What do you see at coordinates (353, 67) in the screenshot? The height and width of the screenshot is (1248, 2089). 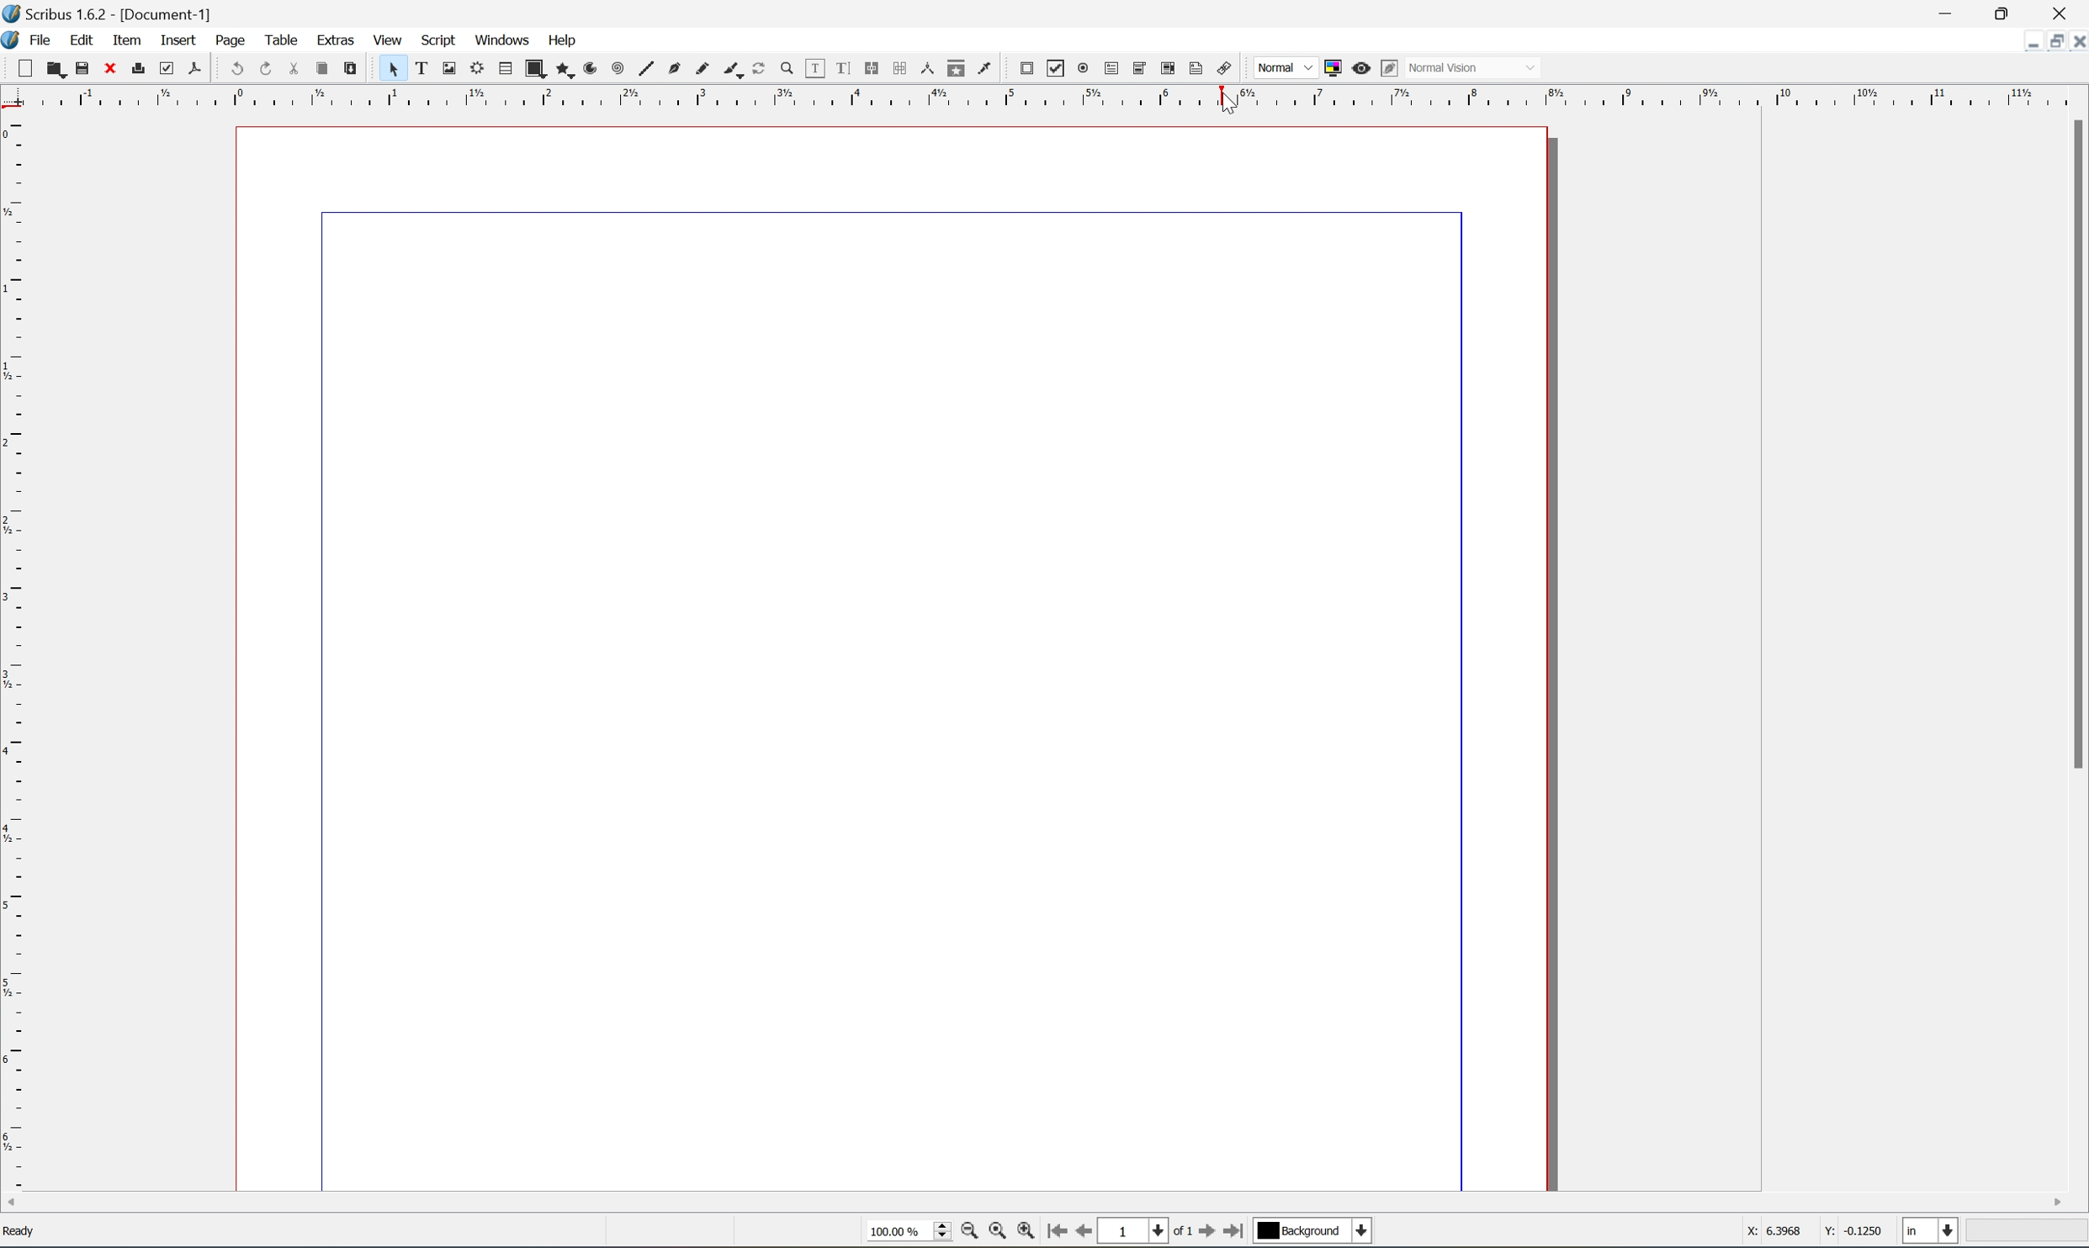 I see `paste` at bounding box center [353, 67].